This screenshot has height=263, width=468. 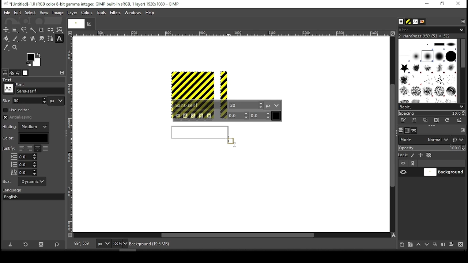 I want to click on filled, so click(x=45, y=149).